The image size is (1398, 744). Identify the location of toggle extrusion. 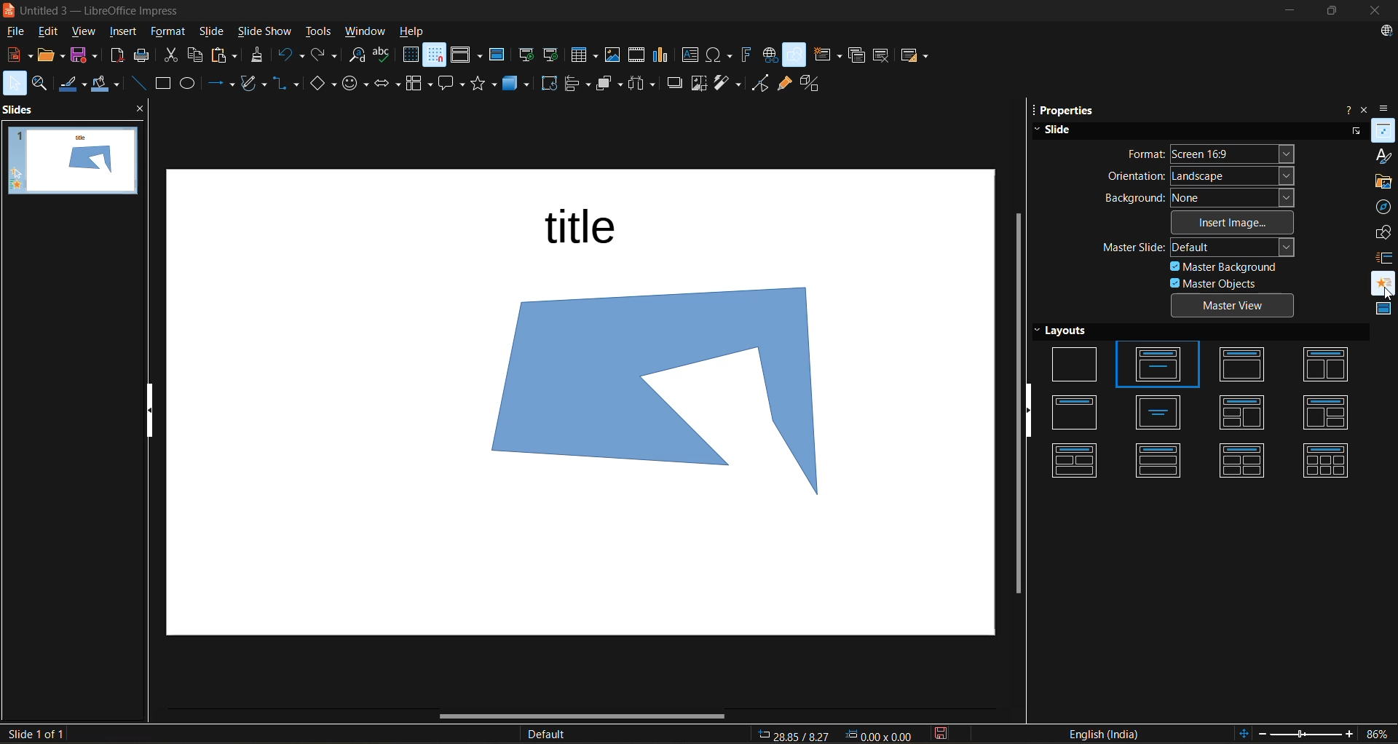
(810, 84).